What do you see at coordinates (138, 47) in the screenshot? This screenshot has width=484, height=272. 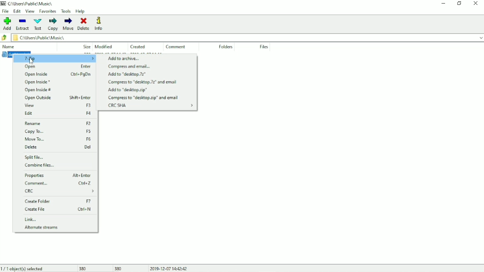 I see `Created` at bounding box center [138, 47].